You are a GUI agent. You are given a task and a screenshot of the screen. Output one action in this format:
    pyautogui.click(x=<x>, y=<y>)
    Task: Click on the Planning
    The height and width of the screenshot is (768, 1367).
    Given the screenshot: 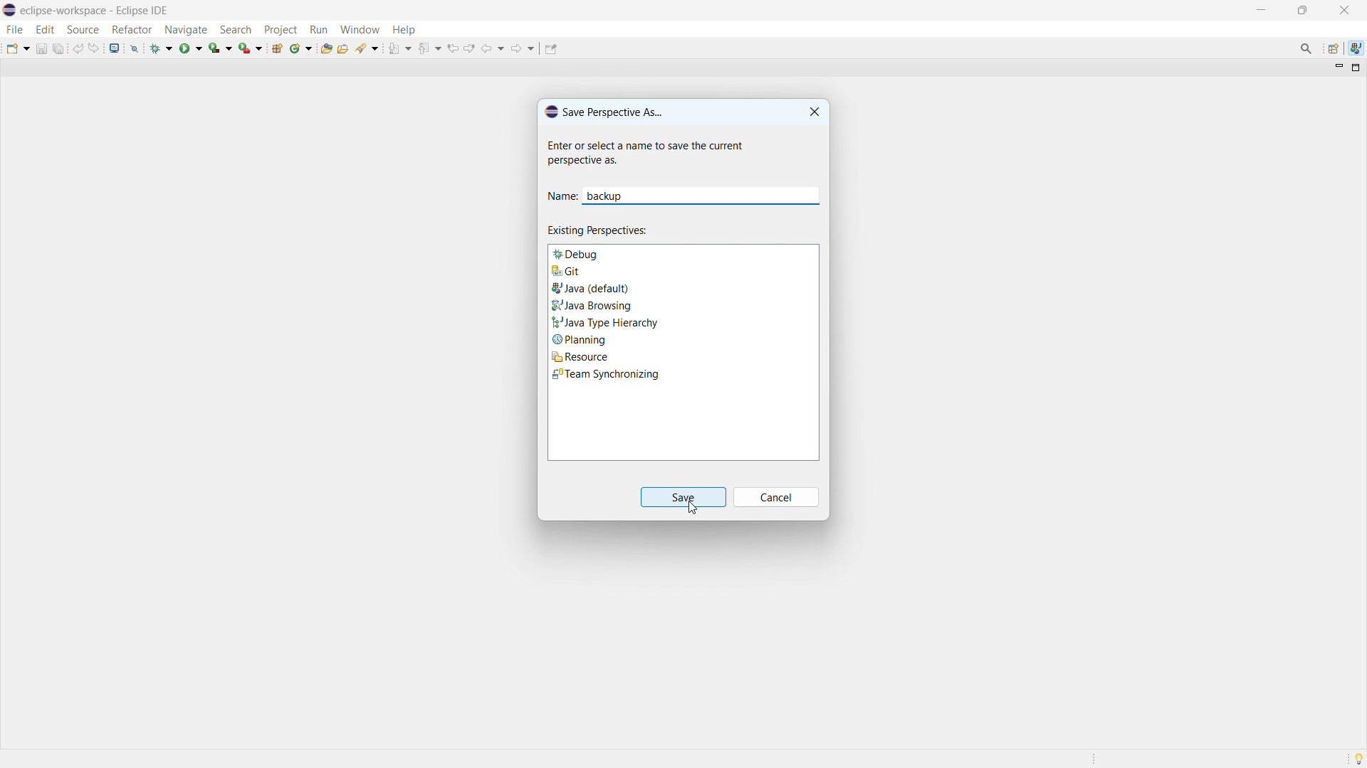 What is the action you would take?
    pyautogui.click(x=683, y=338)
    